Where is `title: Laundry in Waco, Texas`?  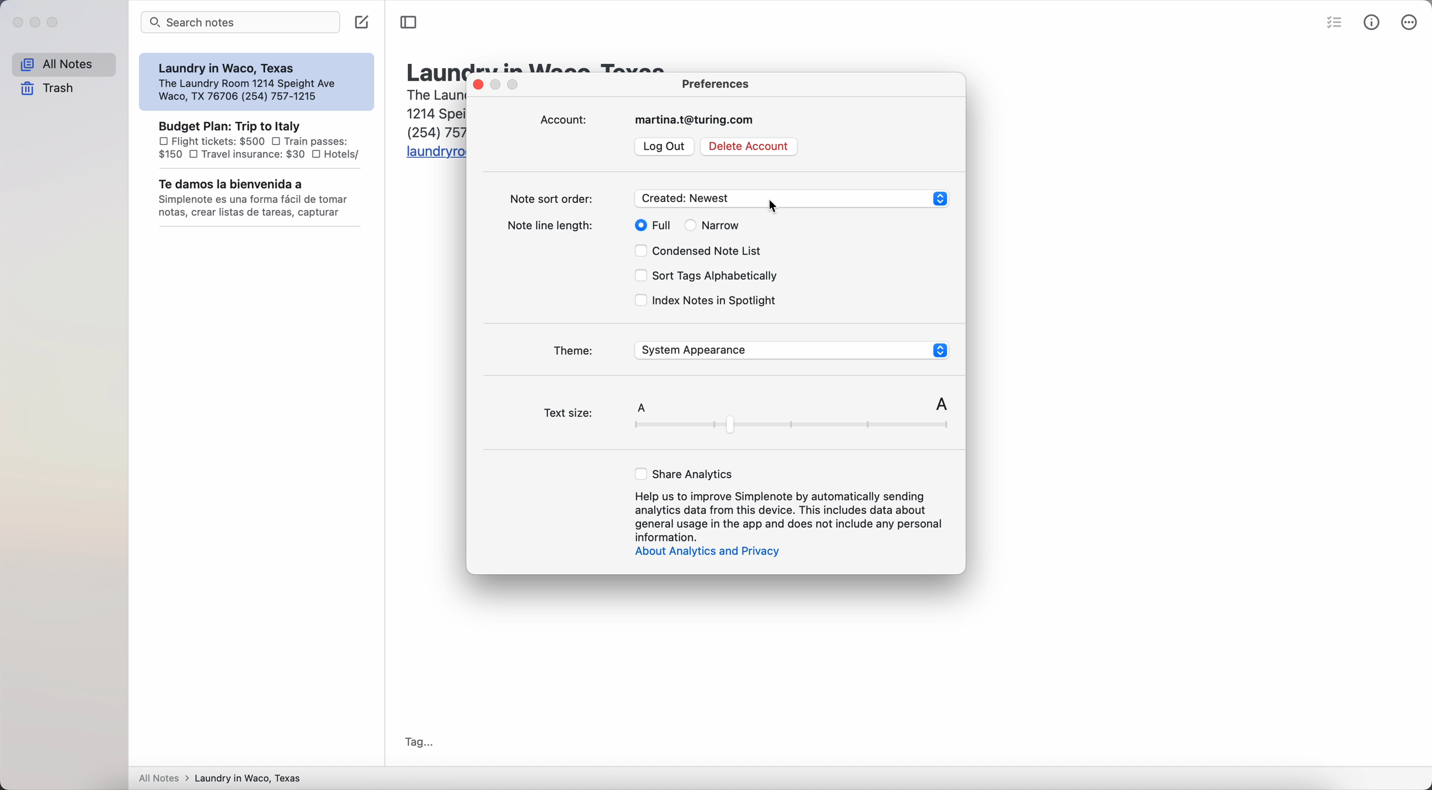 title: Laundry in Waco, Texas is located at coordinates (433, 69).